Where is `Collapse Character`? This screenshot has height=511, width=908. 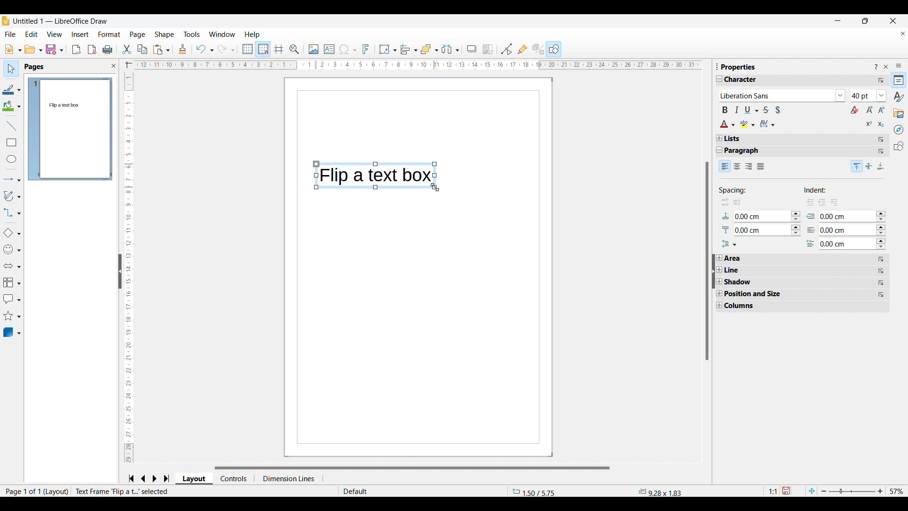 Collapse Character is located at coordinates (720, 79).